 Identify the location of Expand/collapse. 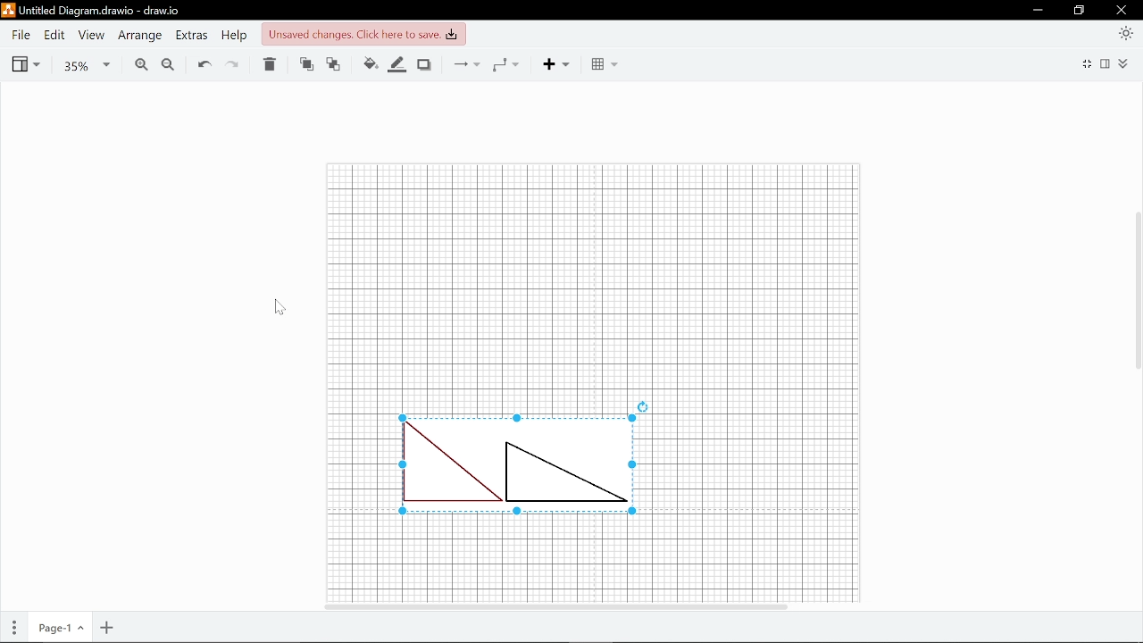
(1127, 65).